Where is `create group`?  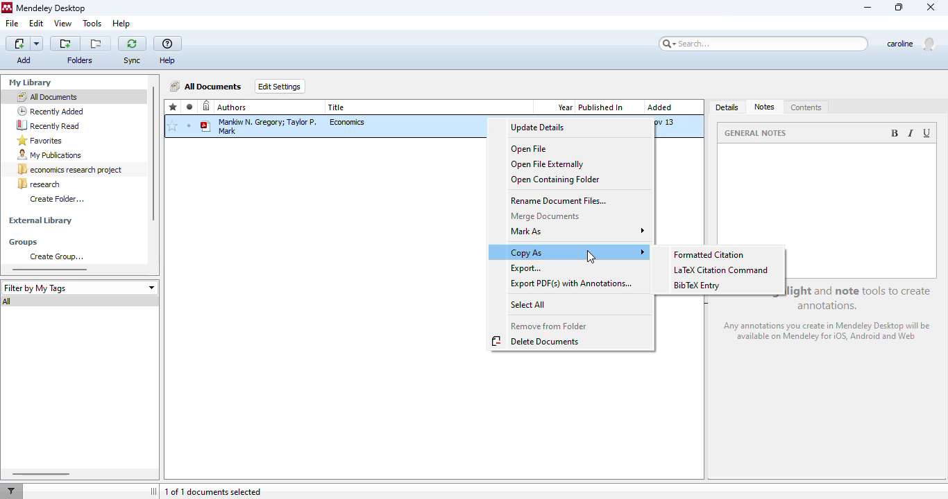 create group is located at coordinates (56, 256).